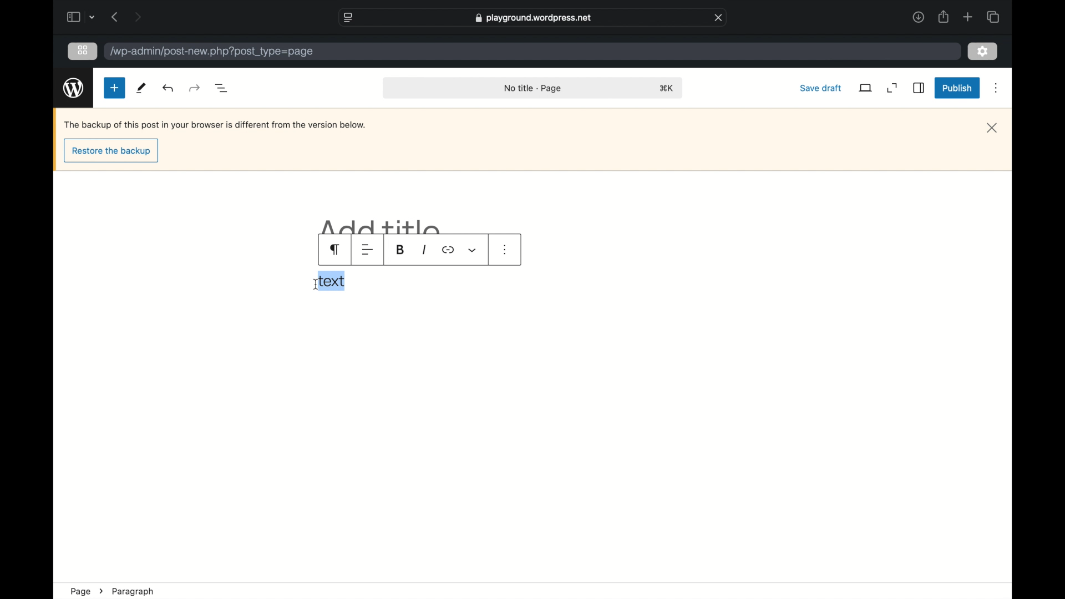 The width and height of the screenshot is (1065, 599). I want to click on new tab, so click(968, 17).